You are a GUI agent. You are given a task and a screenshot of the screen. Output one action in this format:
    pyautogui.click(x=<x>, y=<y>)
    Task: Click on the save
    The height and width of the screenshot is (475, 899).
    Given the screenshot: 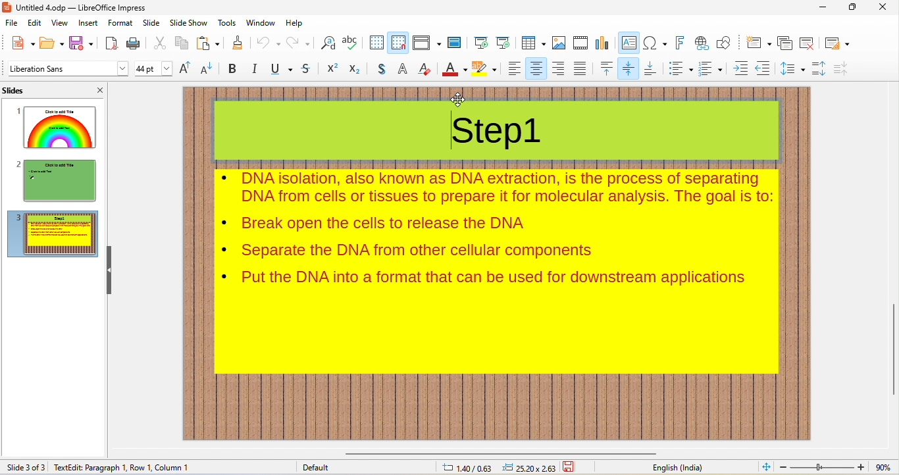 What is the action you would take?
    pyautogui.click(x=82, y=44)
    